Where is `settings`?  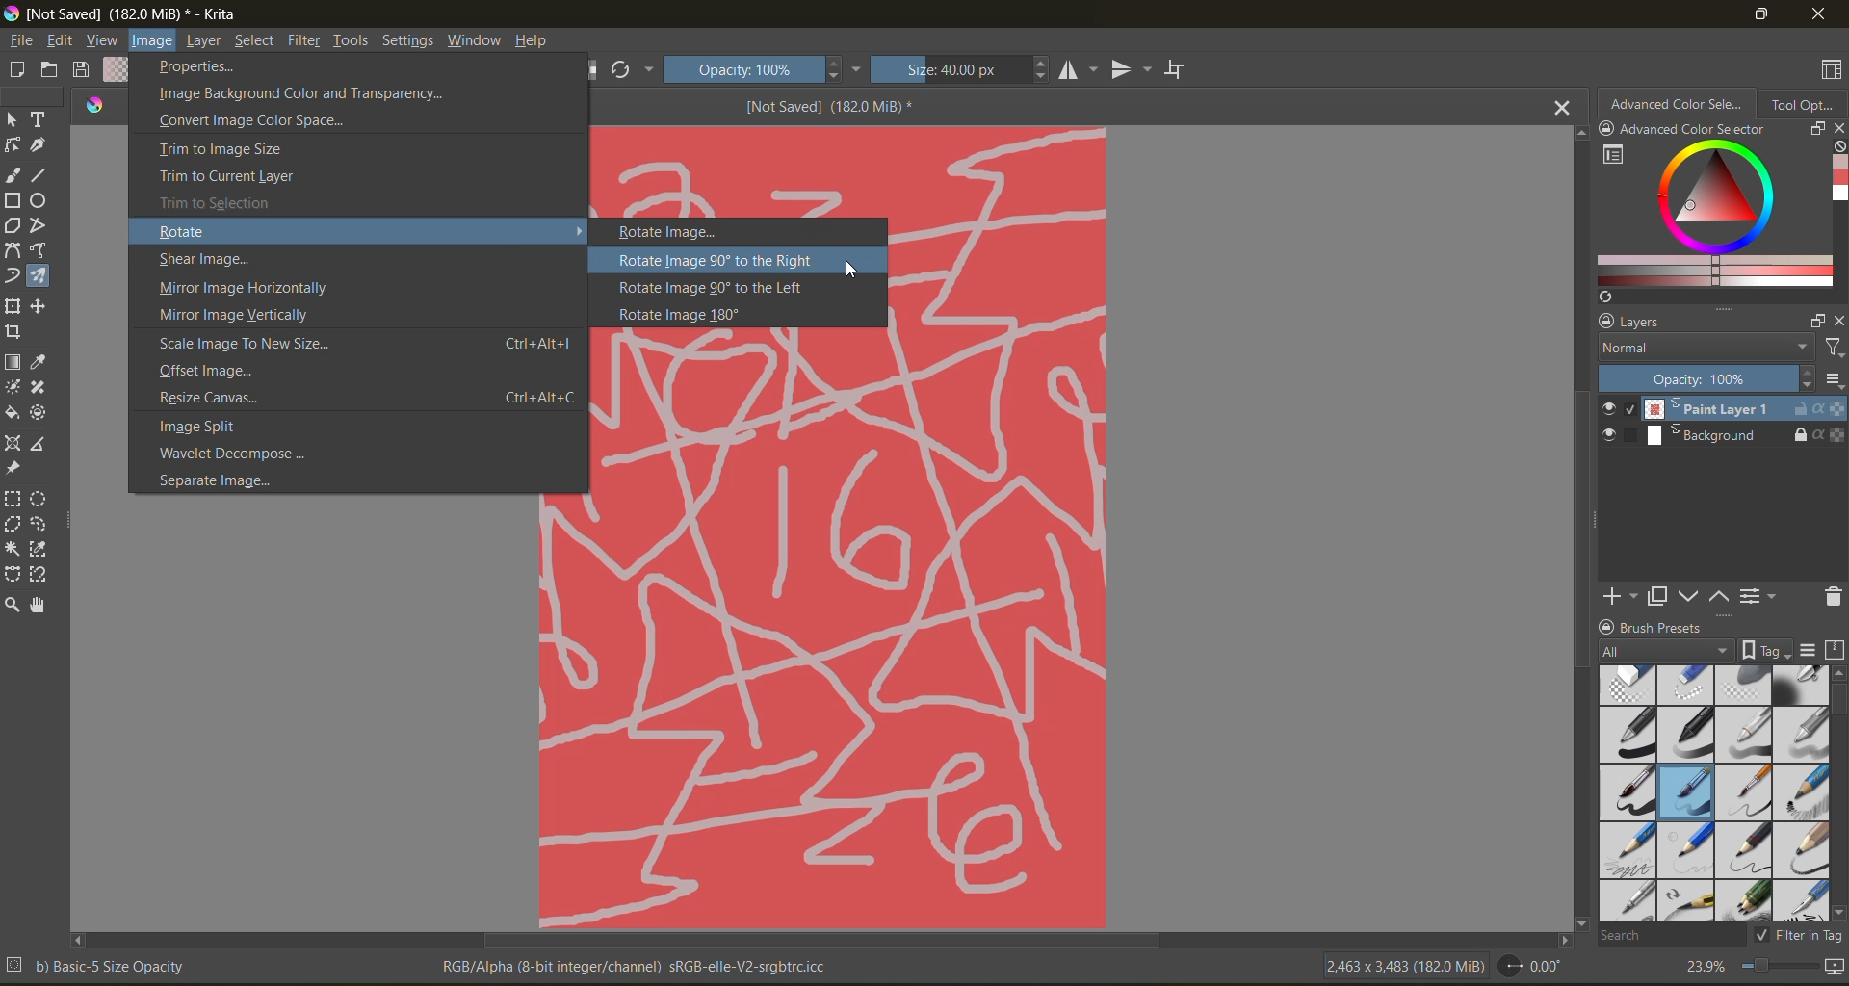
settings is located at coordinates (408, 40).